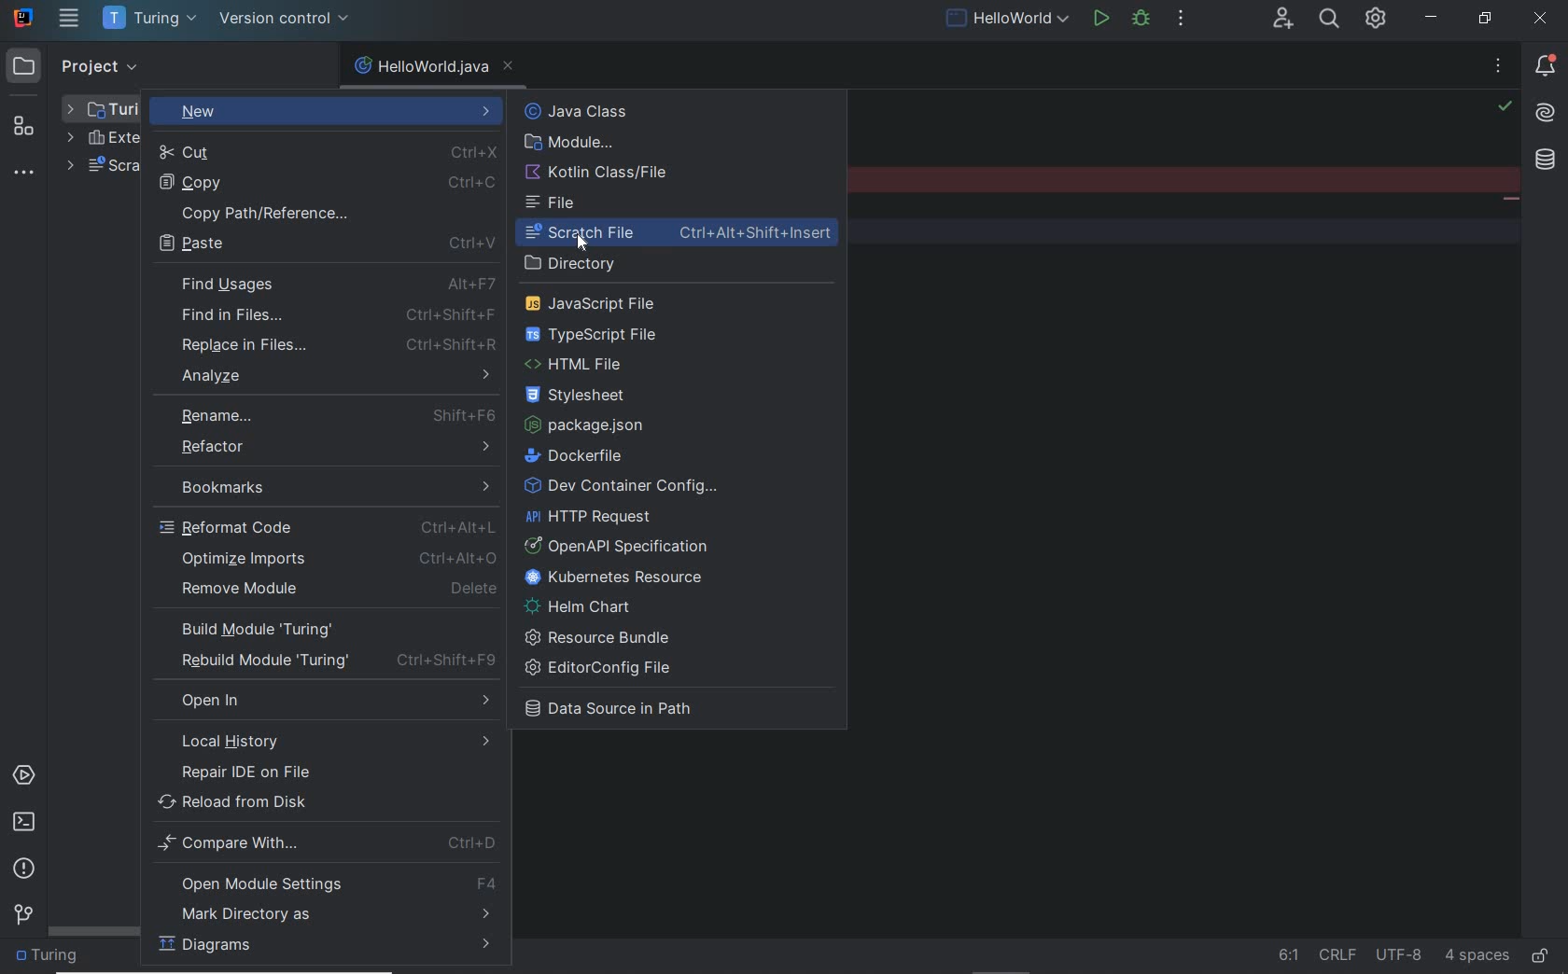 The image size is (1568, 974). I want to click on remove module, so click(338, 589).